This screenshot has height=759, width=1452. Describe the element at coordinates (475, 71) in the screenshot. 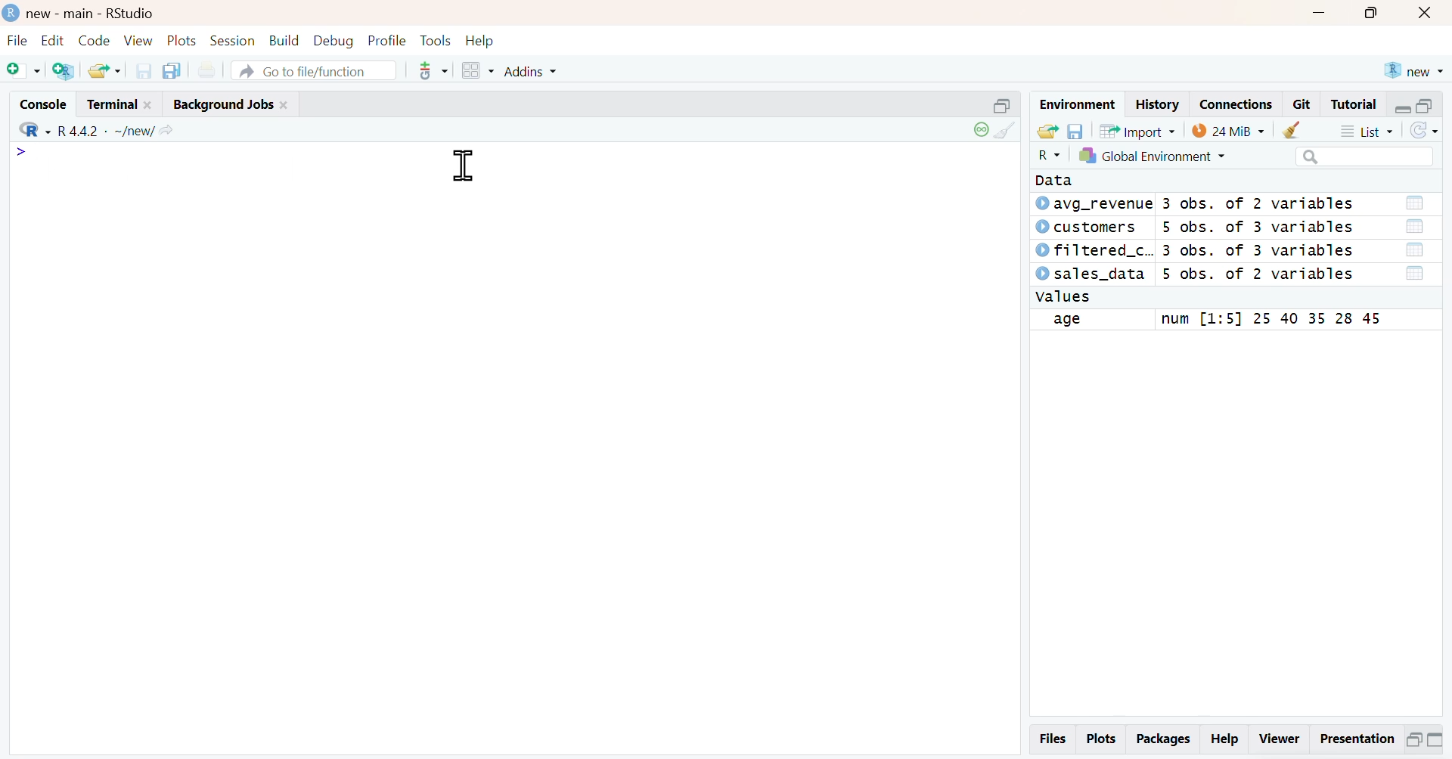

I see `Workspace panes` at that location.